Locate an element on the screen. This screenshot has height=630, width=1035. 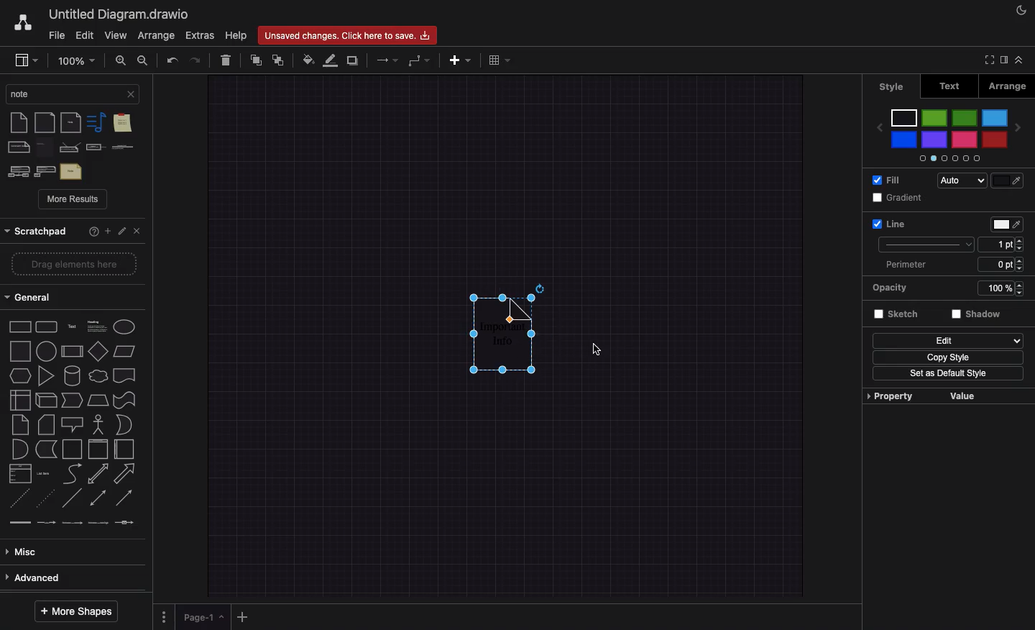
Trash is located at coordinates (224, 58).